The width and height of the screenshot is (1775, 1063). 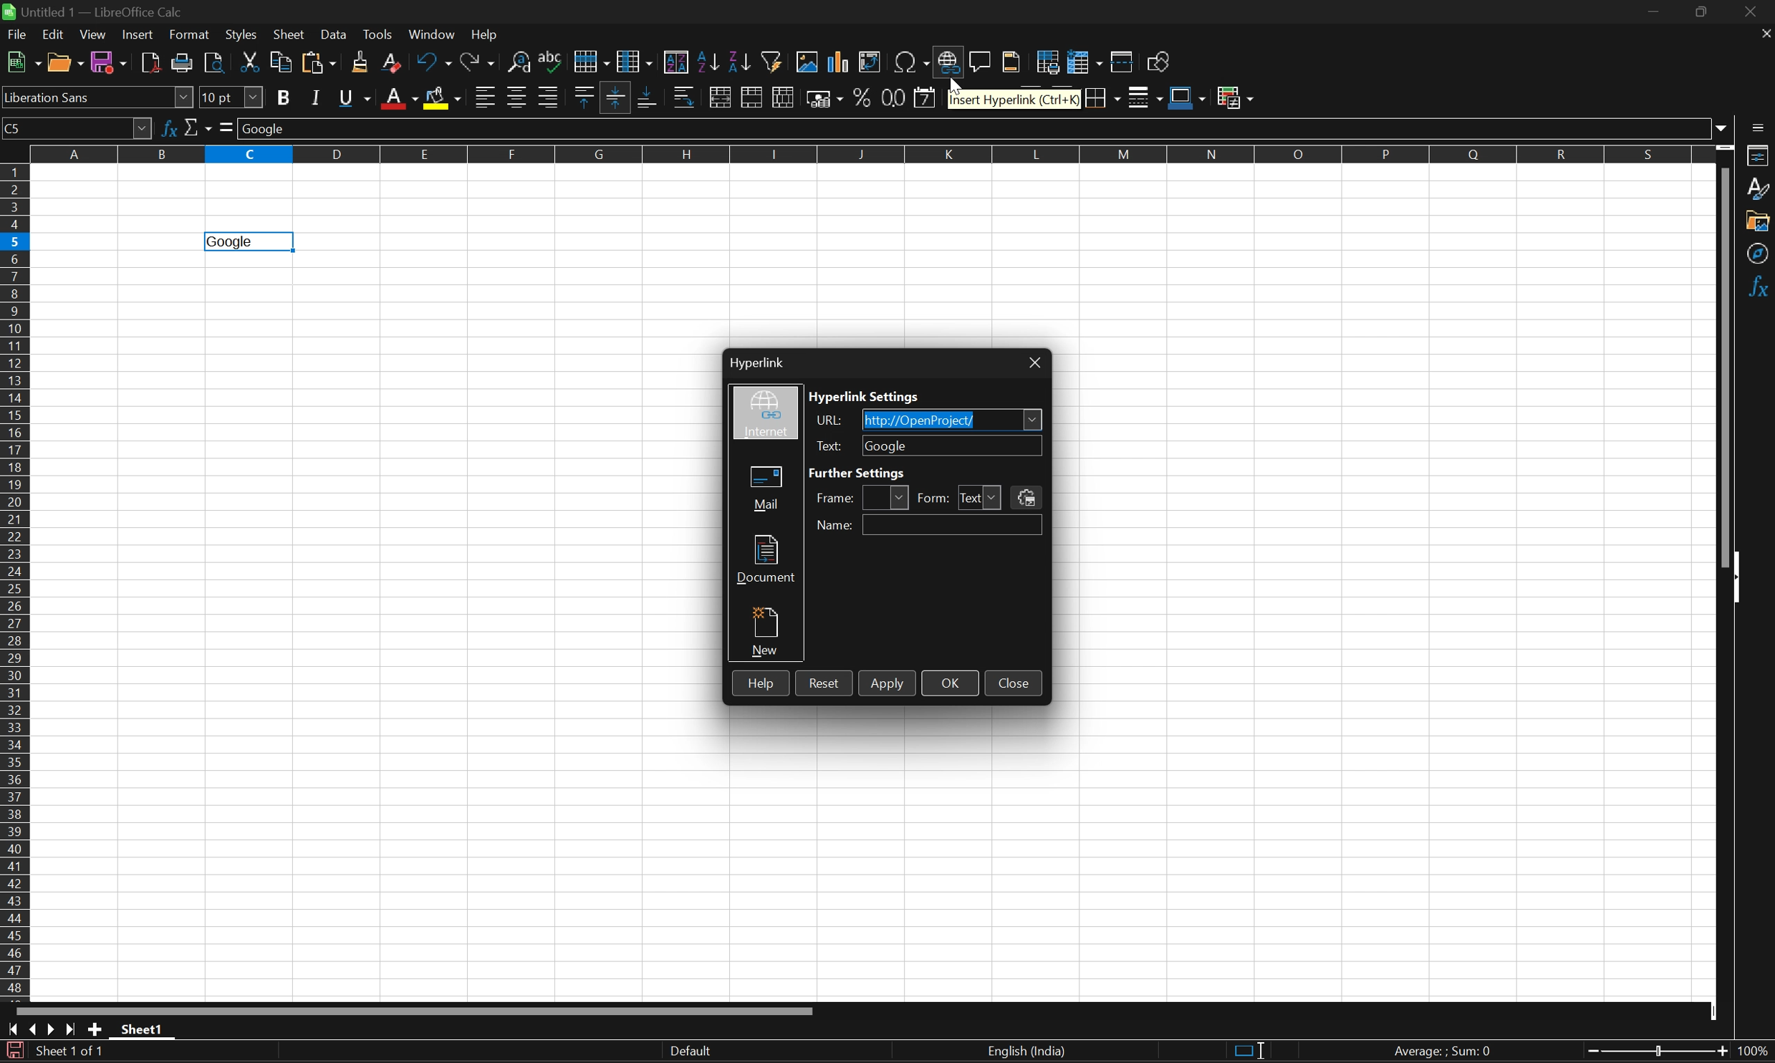 What do you see at coordinates (1160, 60) in the screenshot?
I see `Show draw functions` at bounding box center [1160, 60].